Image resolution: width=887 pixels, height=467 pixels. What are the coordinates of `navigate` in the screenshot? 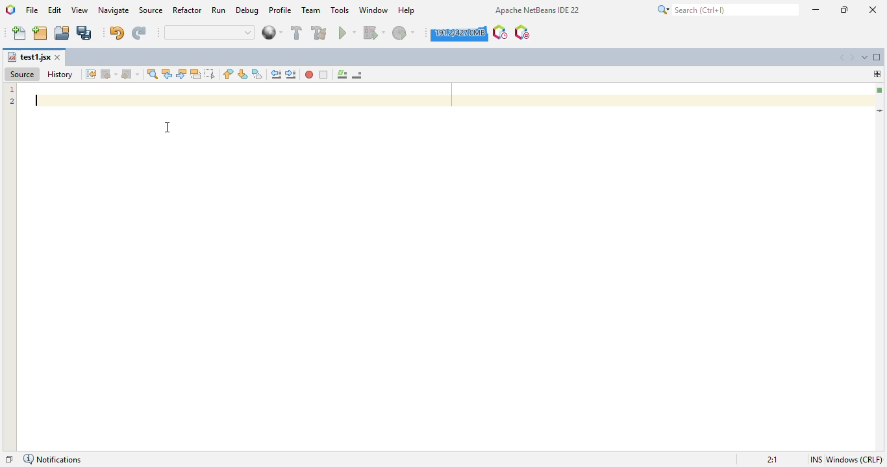 It's located at (114, 10).